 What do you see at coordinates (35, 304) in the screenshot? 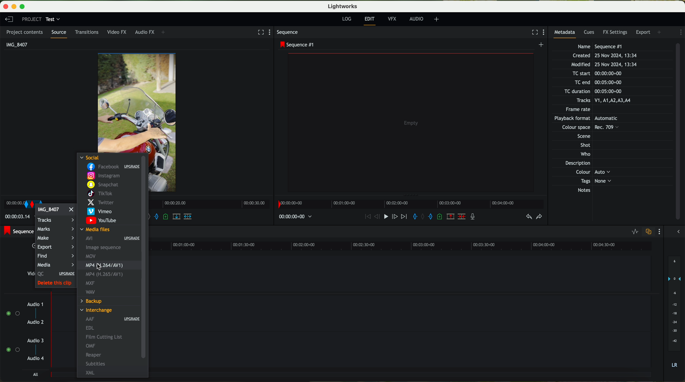
I see `audio 1` at bounding box center [35, 304].